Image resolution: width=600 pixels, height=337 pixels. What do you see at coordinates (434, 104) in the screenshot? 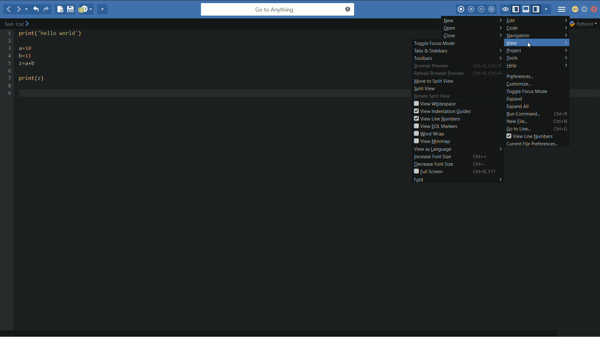
I see `view whitespace` at bounding box center [434, 104].